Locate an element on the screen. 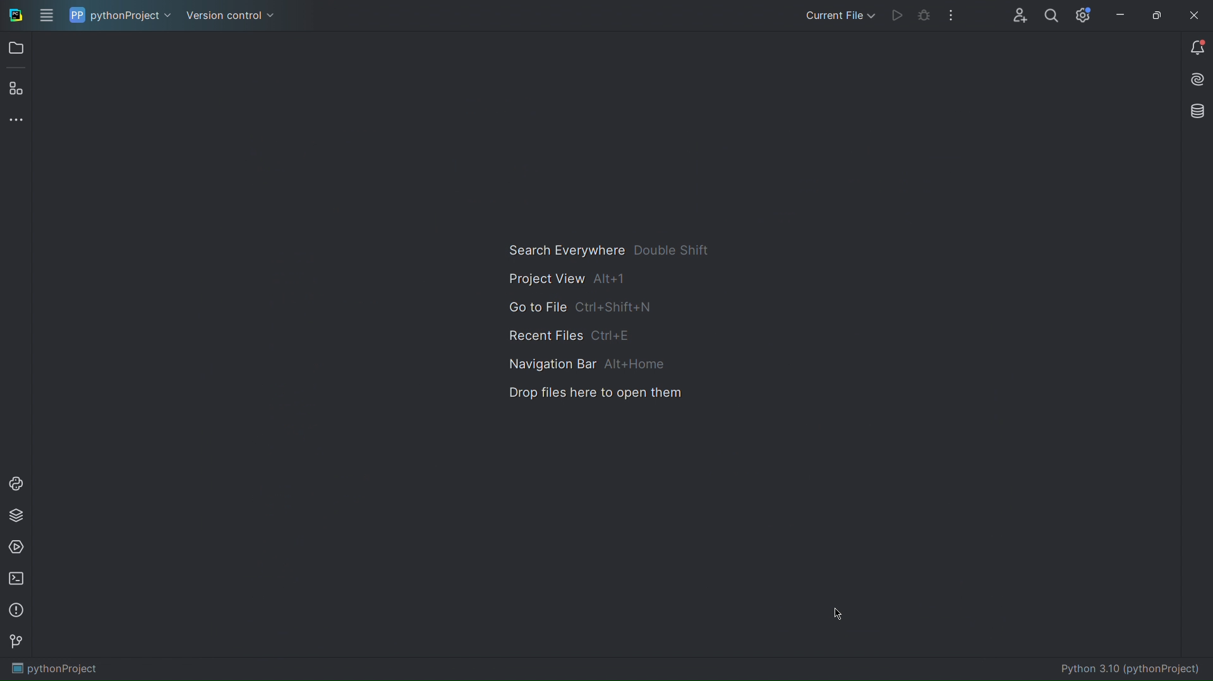 The image size is (1213, 681). Minimize  is located at coordinates (1119, 15).